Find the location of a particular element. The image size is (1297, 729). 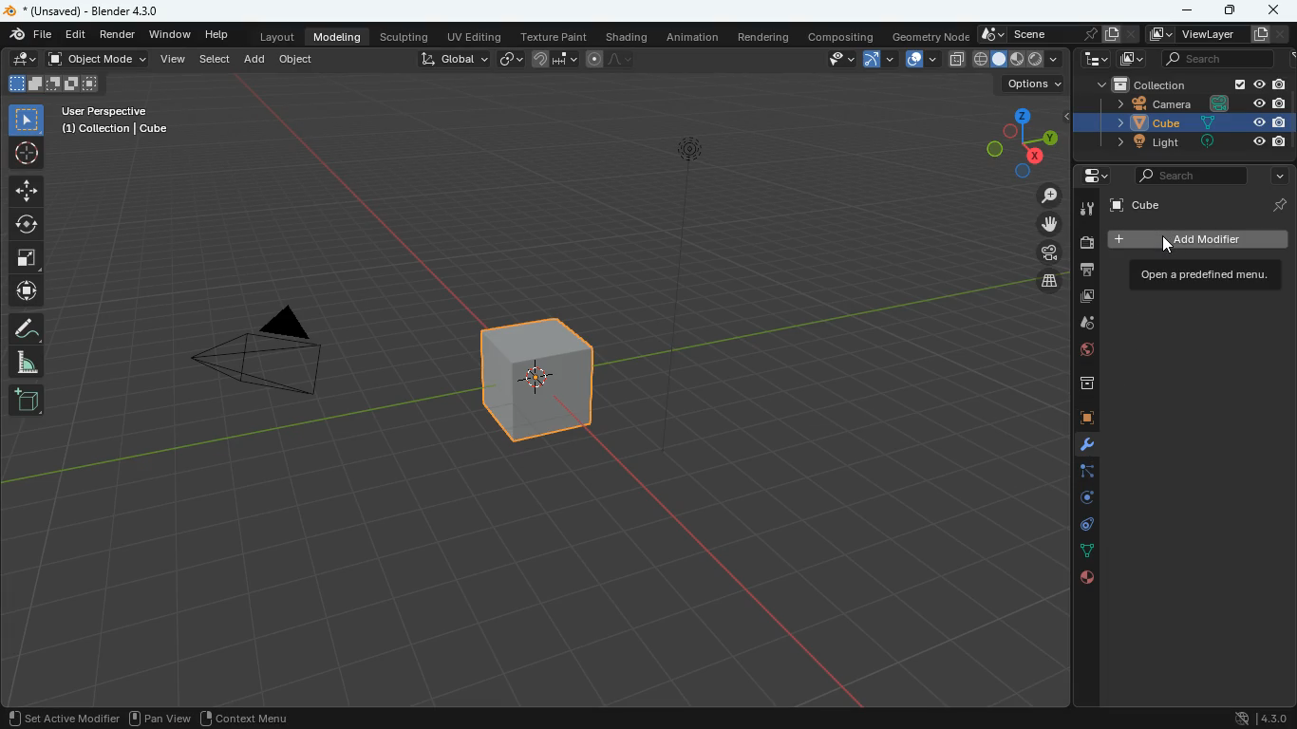

view is located at coordinates (828, 60).